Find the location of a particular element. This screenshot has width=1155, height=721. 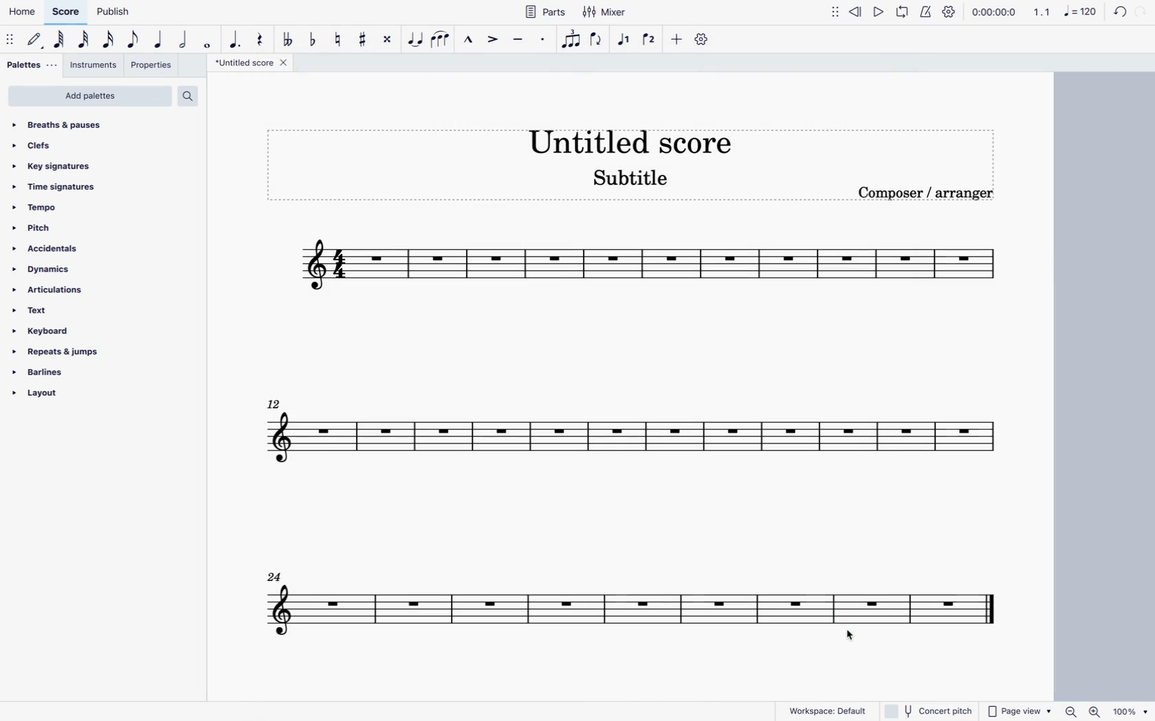

mixer is located at coordinates (608, 12).